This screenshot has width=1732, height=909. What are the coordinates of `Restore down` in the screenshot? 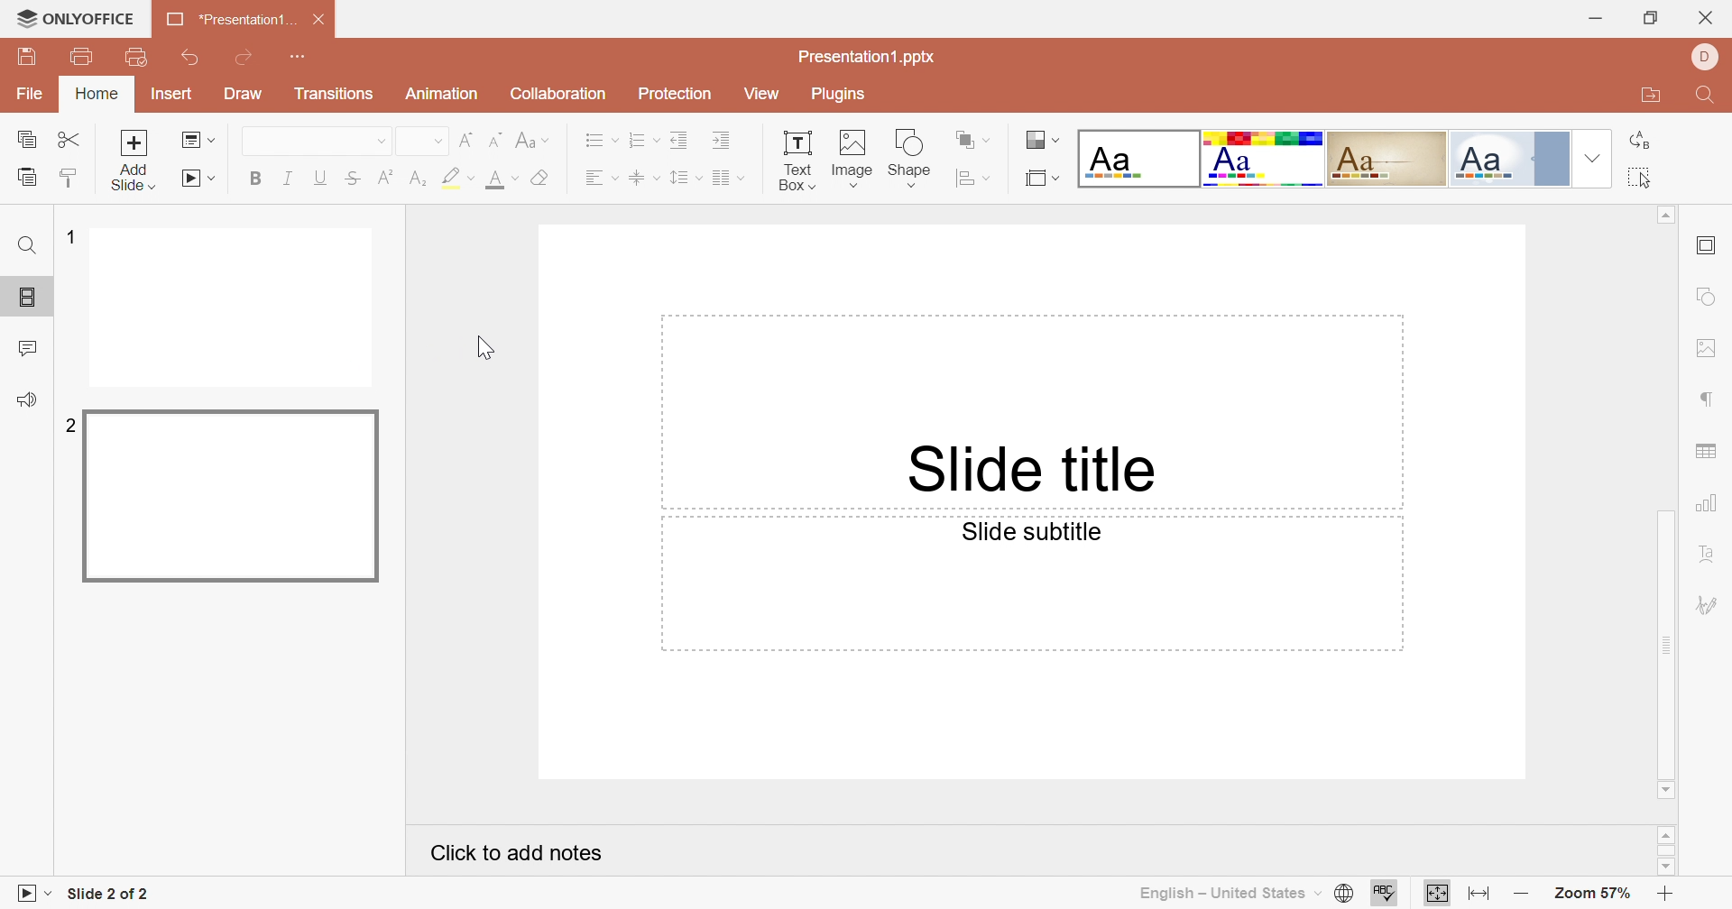 It's located at (1654, 17).